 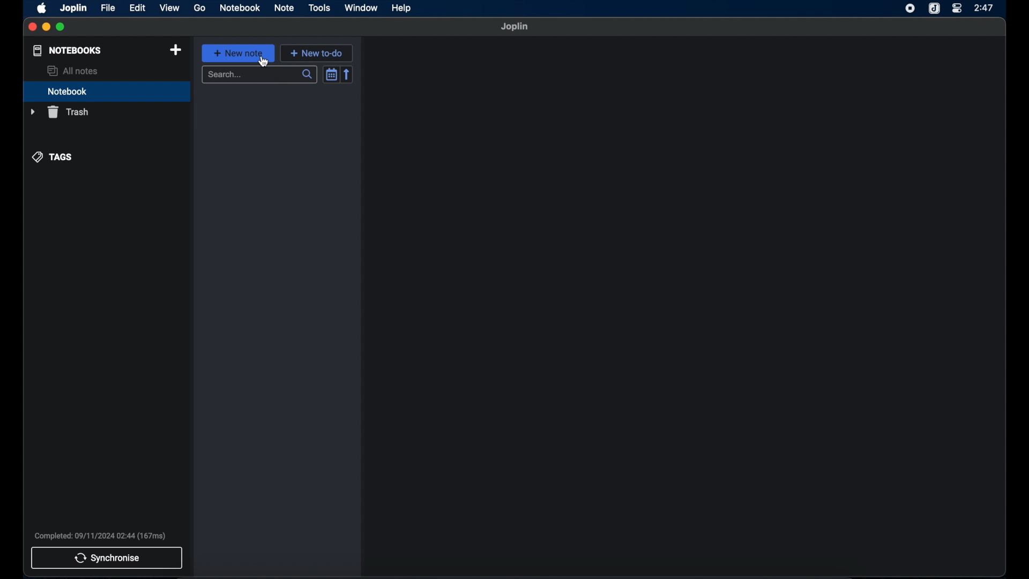 I want to click on empty state, so click(x=687, y=307).